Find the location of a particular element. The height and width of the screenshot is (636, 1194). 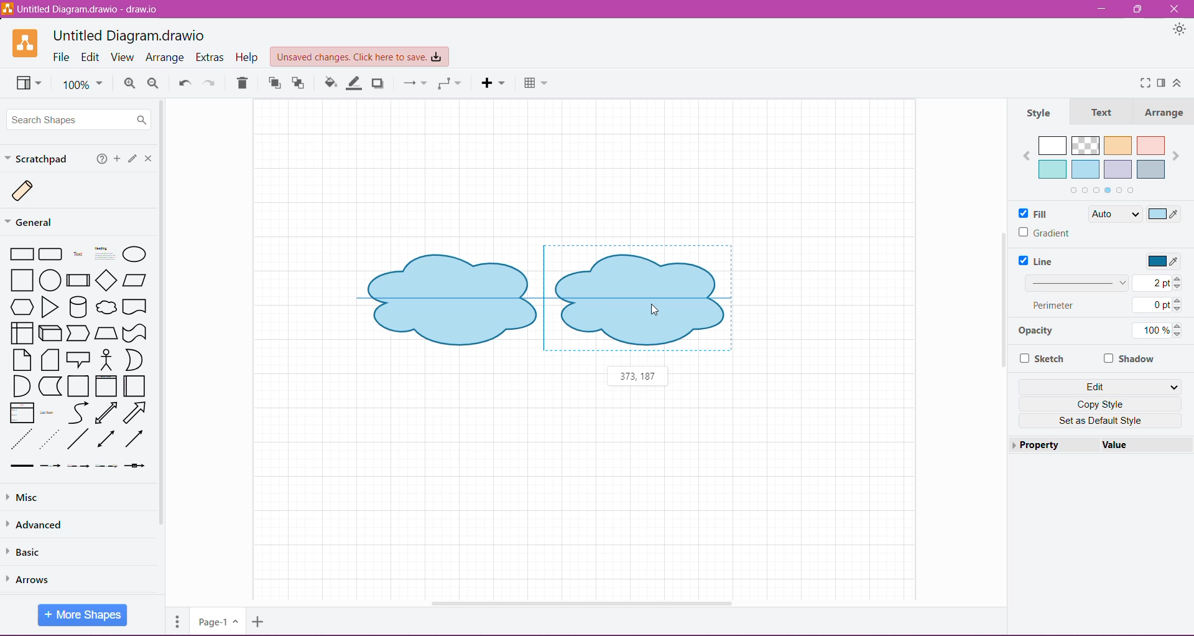

Set Line Width 2 pt is located at coordinates (1105, 284).